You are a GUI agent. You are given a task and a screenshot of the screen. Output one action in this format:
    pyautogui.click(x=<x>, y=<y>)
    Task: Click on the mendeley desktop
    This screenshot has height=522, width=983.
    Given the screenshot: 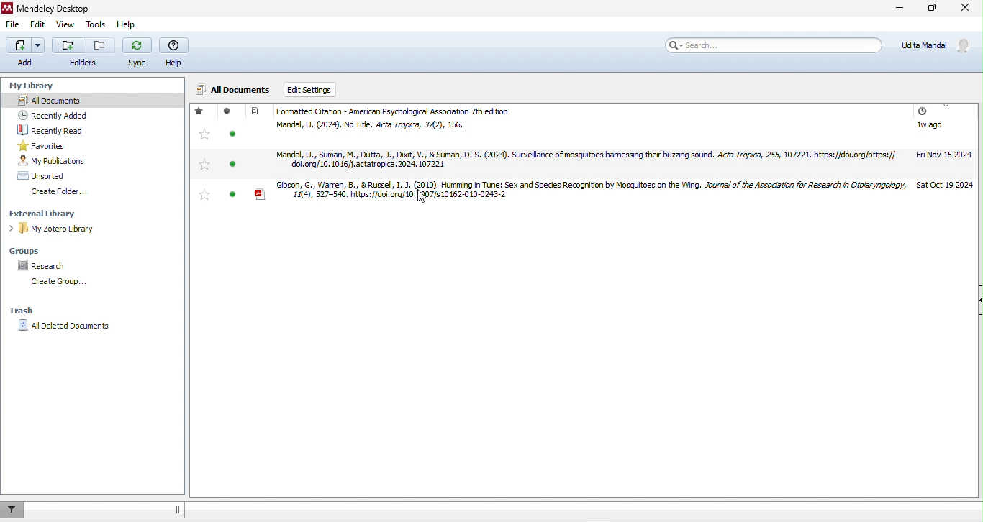 What is the action you would take?
    pyautogui.click(x=63, y=7)
    